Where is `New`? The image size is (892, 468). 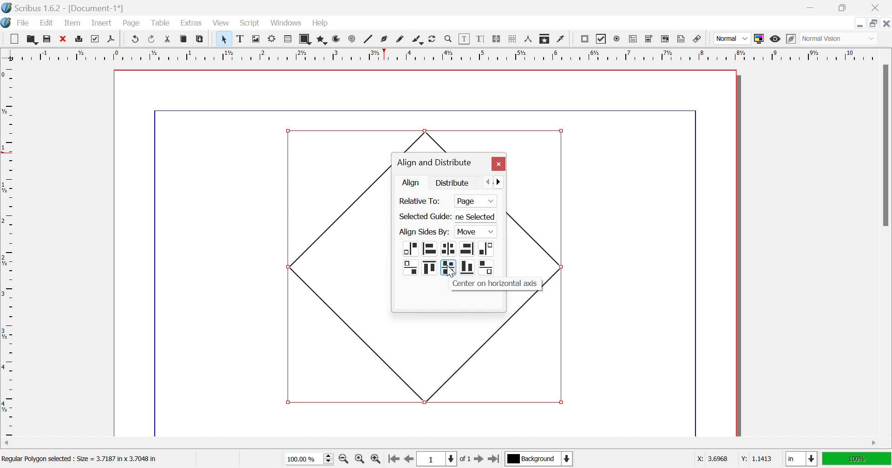
New is located at coordinates (14, 39).